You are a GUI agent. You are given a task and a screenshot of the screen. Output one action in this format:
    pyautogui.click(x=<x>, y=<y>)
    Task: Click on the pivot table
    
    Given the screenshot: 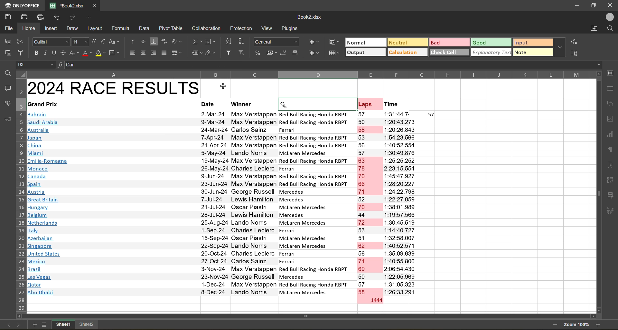 What is the action you would take?
    pyautogui.click(x=610, y=180)
    